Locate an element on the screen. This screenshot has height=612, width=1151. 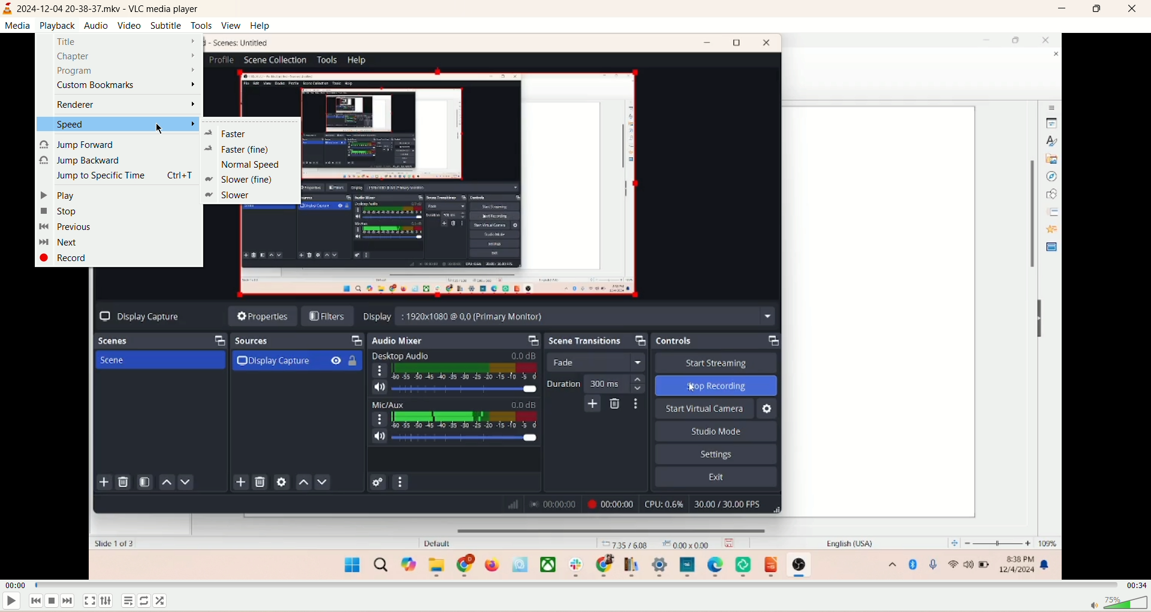
record is located at coordinates (62, 257).